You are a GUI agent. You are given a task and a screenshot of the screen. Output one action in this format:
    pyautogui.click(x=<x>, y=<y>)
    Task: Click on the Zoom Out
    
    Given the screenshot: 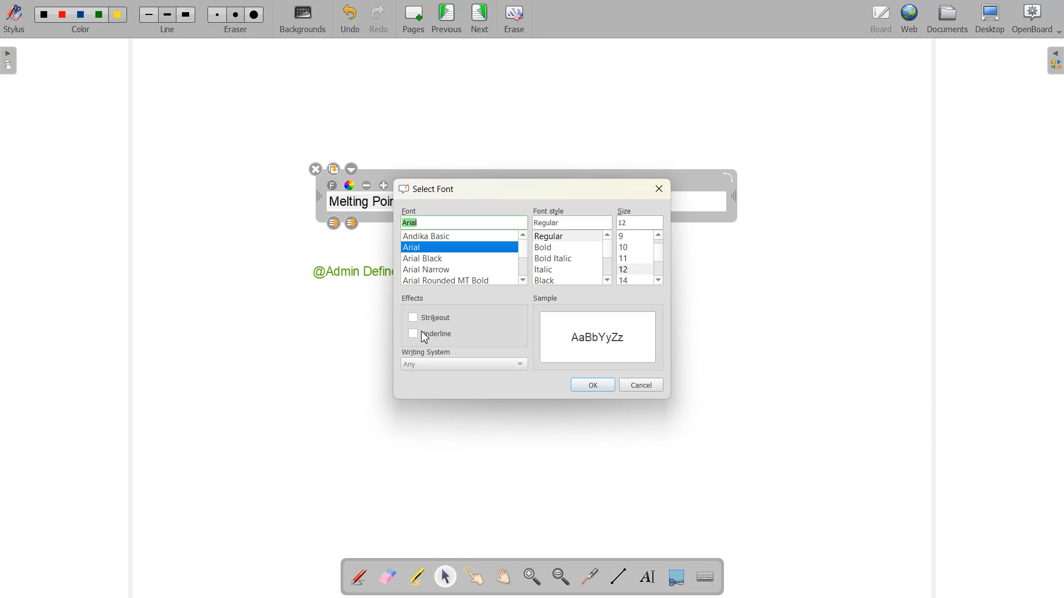 What is the action you would take?
    pyautogui.click(x=560, y=576)
    